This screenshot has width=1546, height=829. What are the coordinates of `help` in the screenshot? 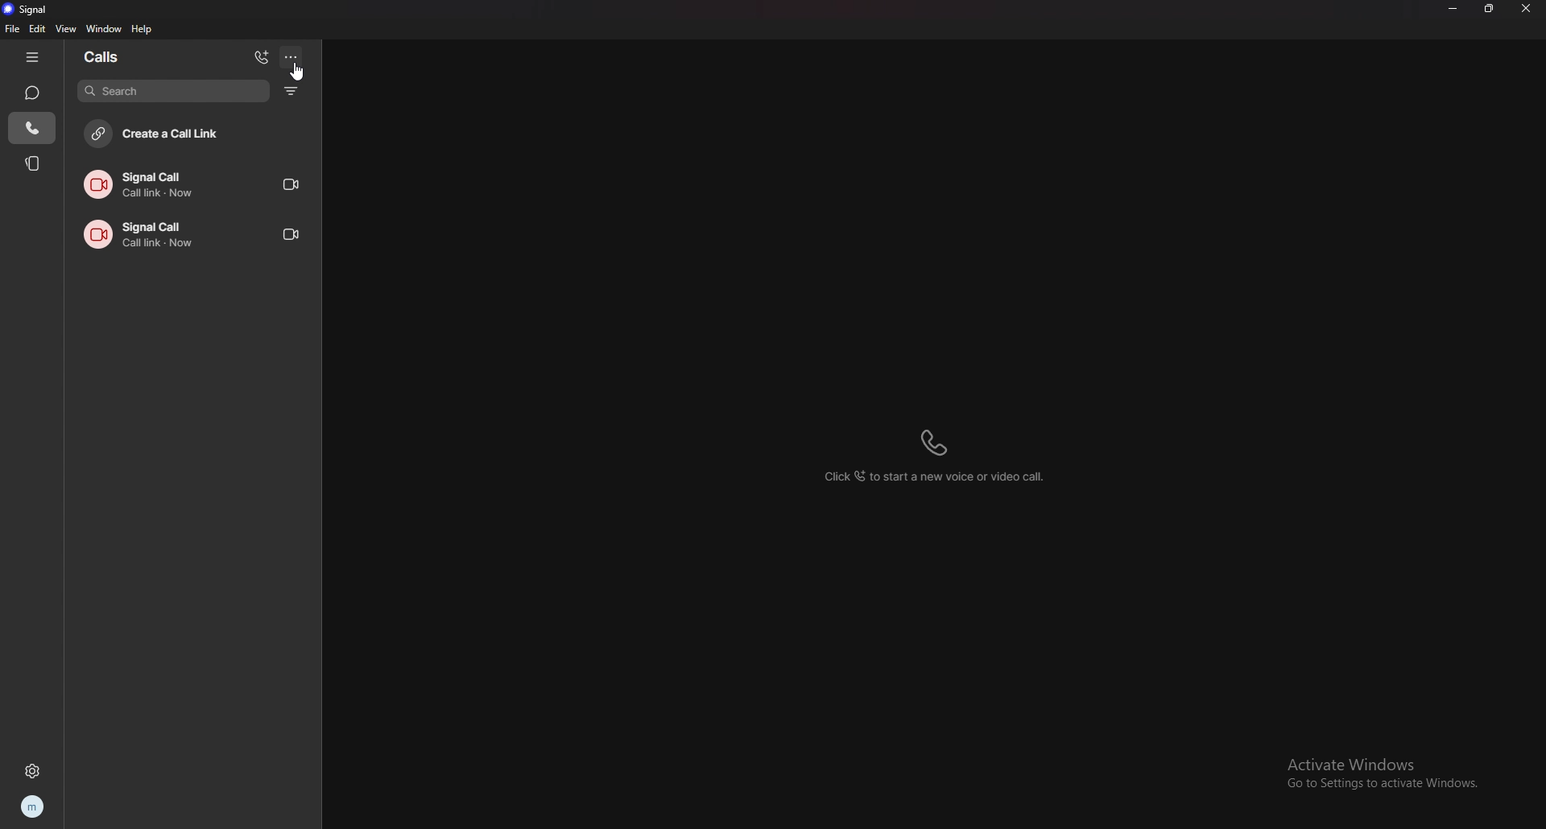 It's located at (143, 29).